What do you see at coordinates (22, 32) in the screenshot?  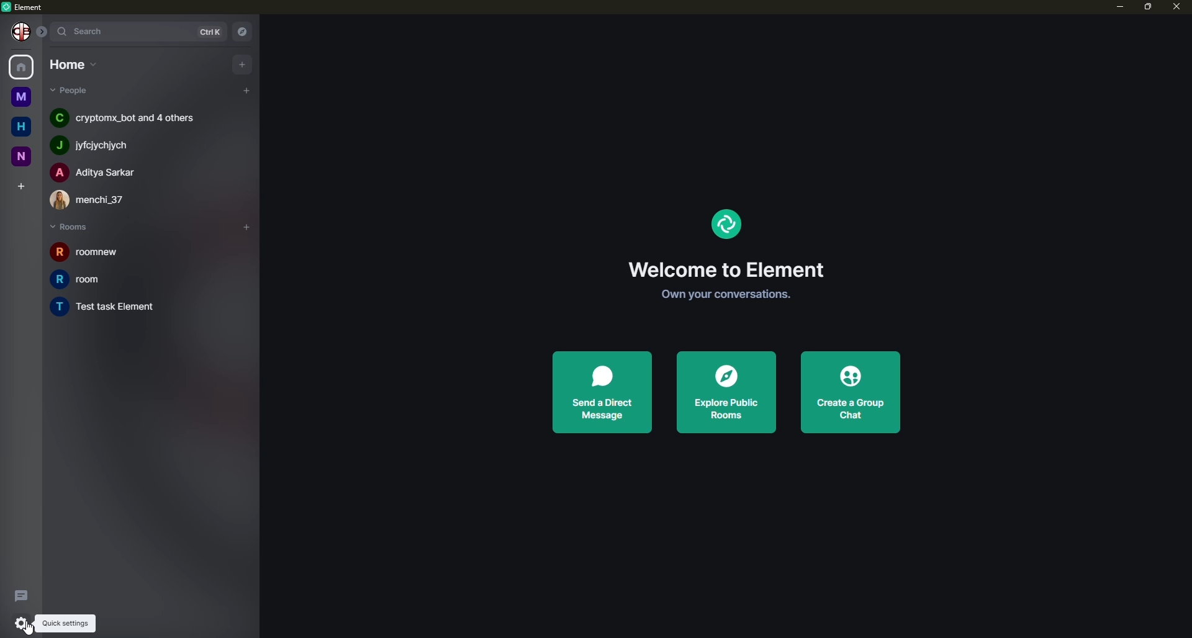 I see `` at bounding box center [22, 32].